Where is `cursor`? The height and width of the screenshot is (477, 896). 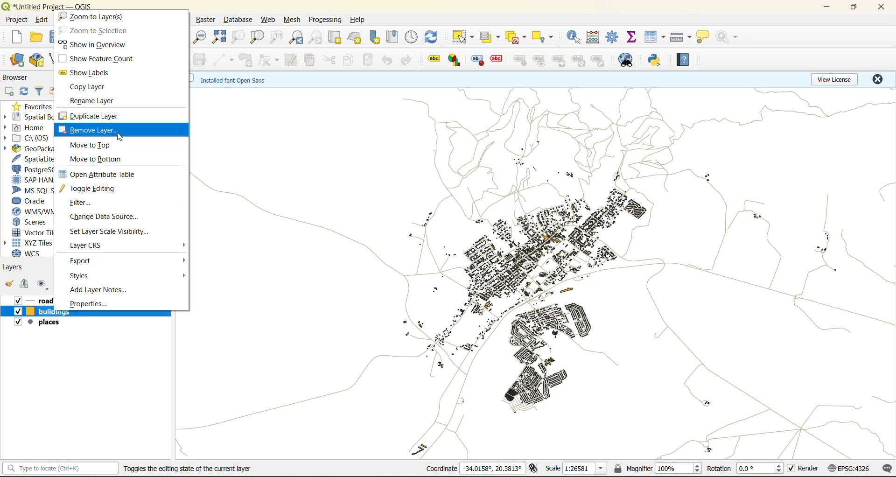
cursor is located at coordinates (122, 136).